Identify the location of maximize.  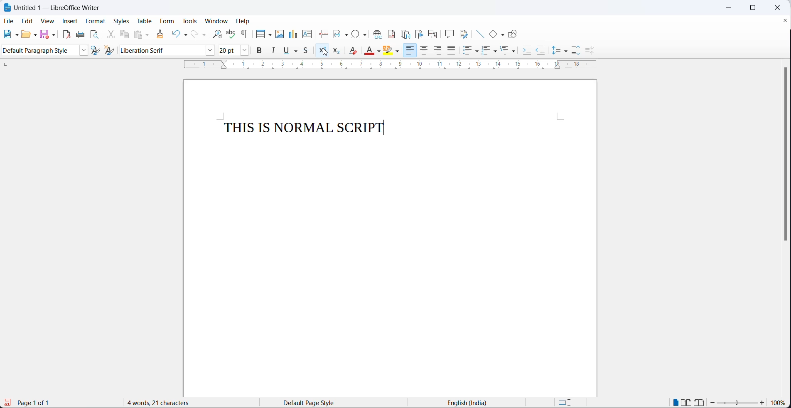
(751, 8).